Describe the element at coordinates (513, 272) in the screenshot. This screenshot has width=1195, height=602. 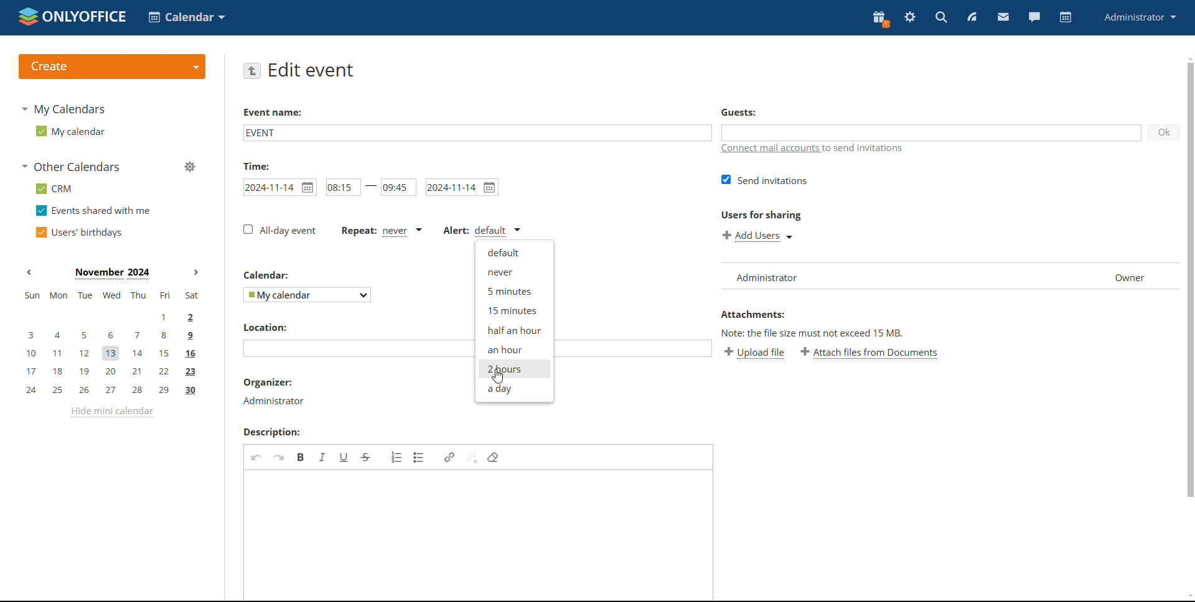
I see `never` at that location.